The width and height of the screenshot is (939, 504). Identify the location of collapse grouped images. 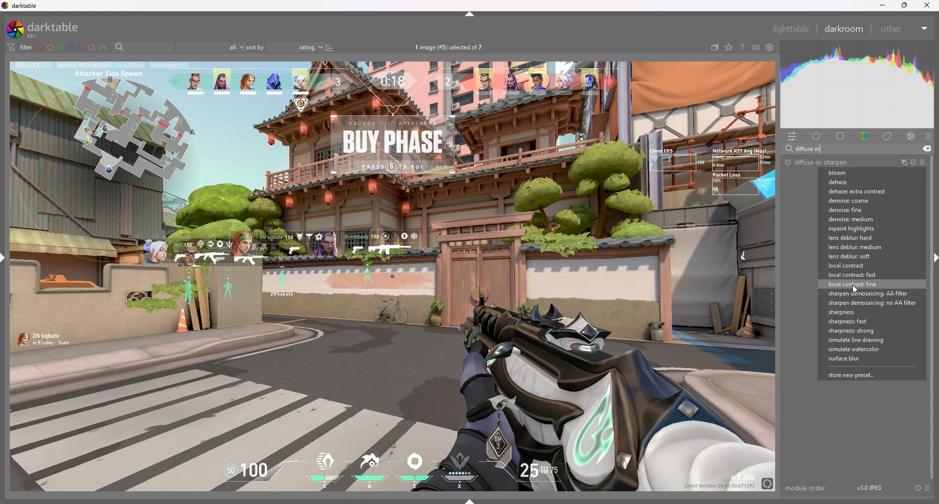
(715, 47).